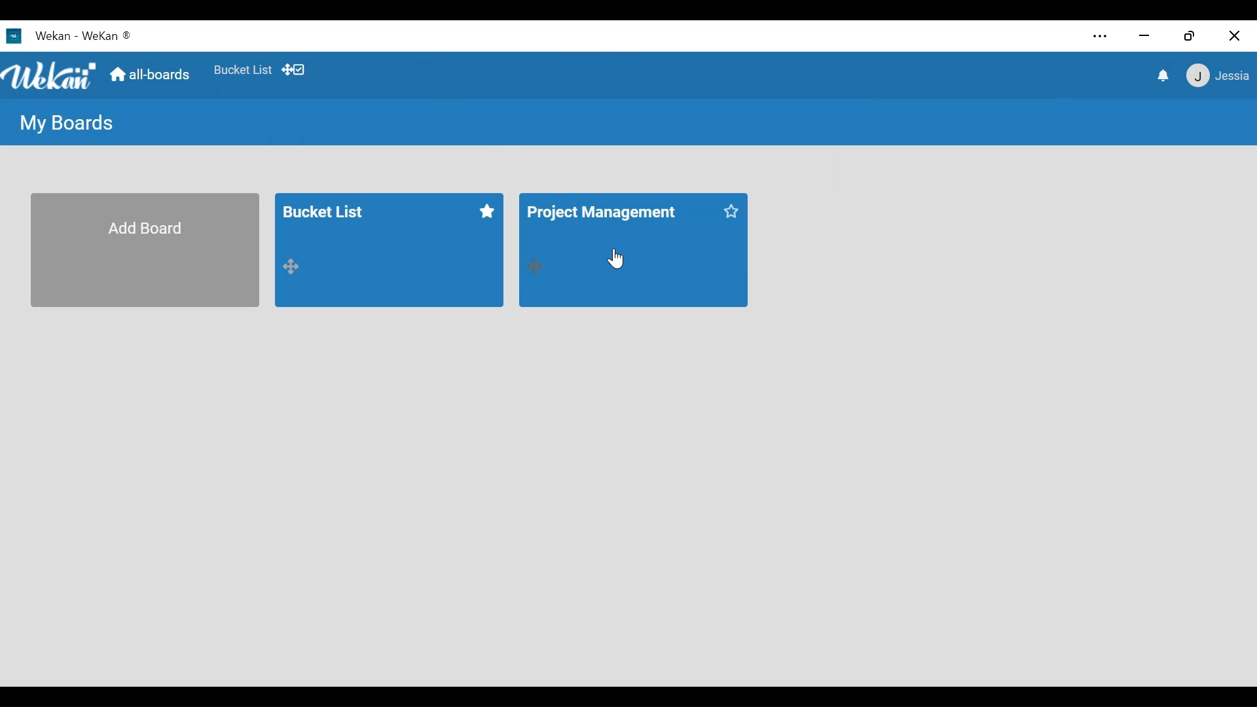  I want to click on member settings, so click(1217, 77).